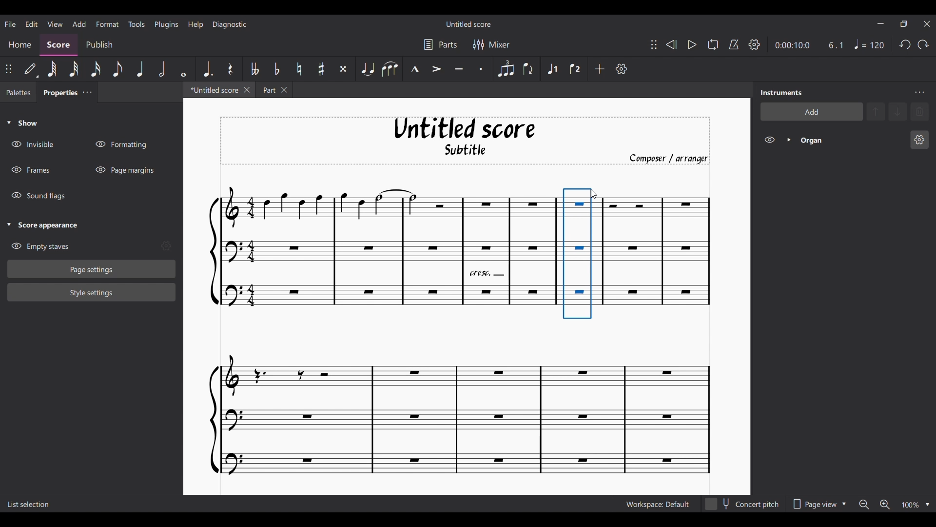  What do you see at coordinates (414, 69) in the screenshot?
I see `Marcato` at bounding box center [414, 69].